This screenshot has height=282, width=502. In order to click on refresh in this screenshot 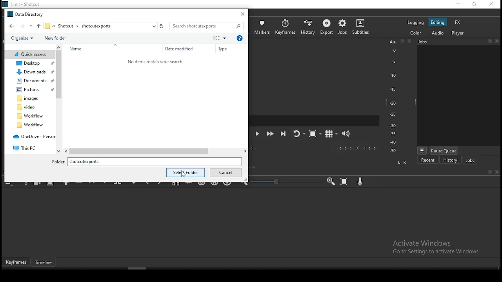, I will do `click(161, 26)`.